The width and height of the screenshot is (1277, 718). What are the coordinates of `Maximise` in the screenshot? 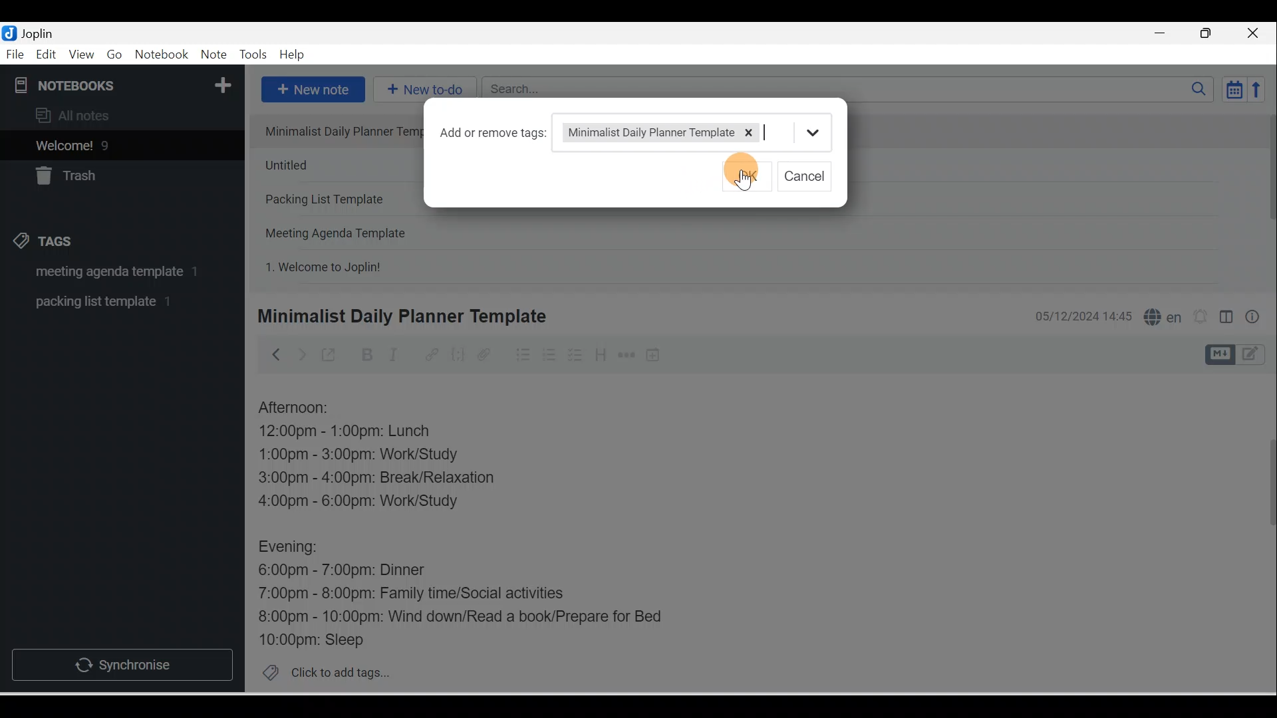 It's located at (1210, 34).